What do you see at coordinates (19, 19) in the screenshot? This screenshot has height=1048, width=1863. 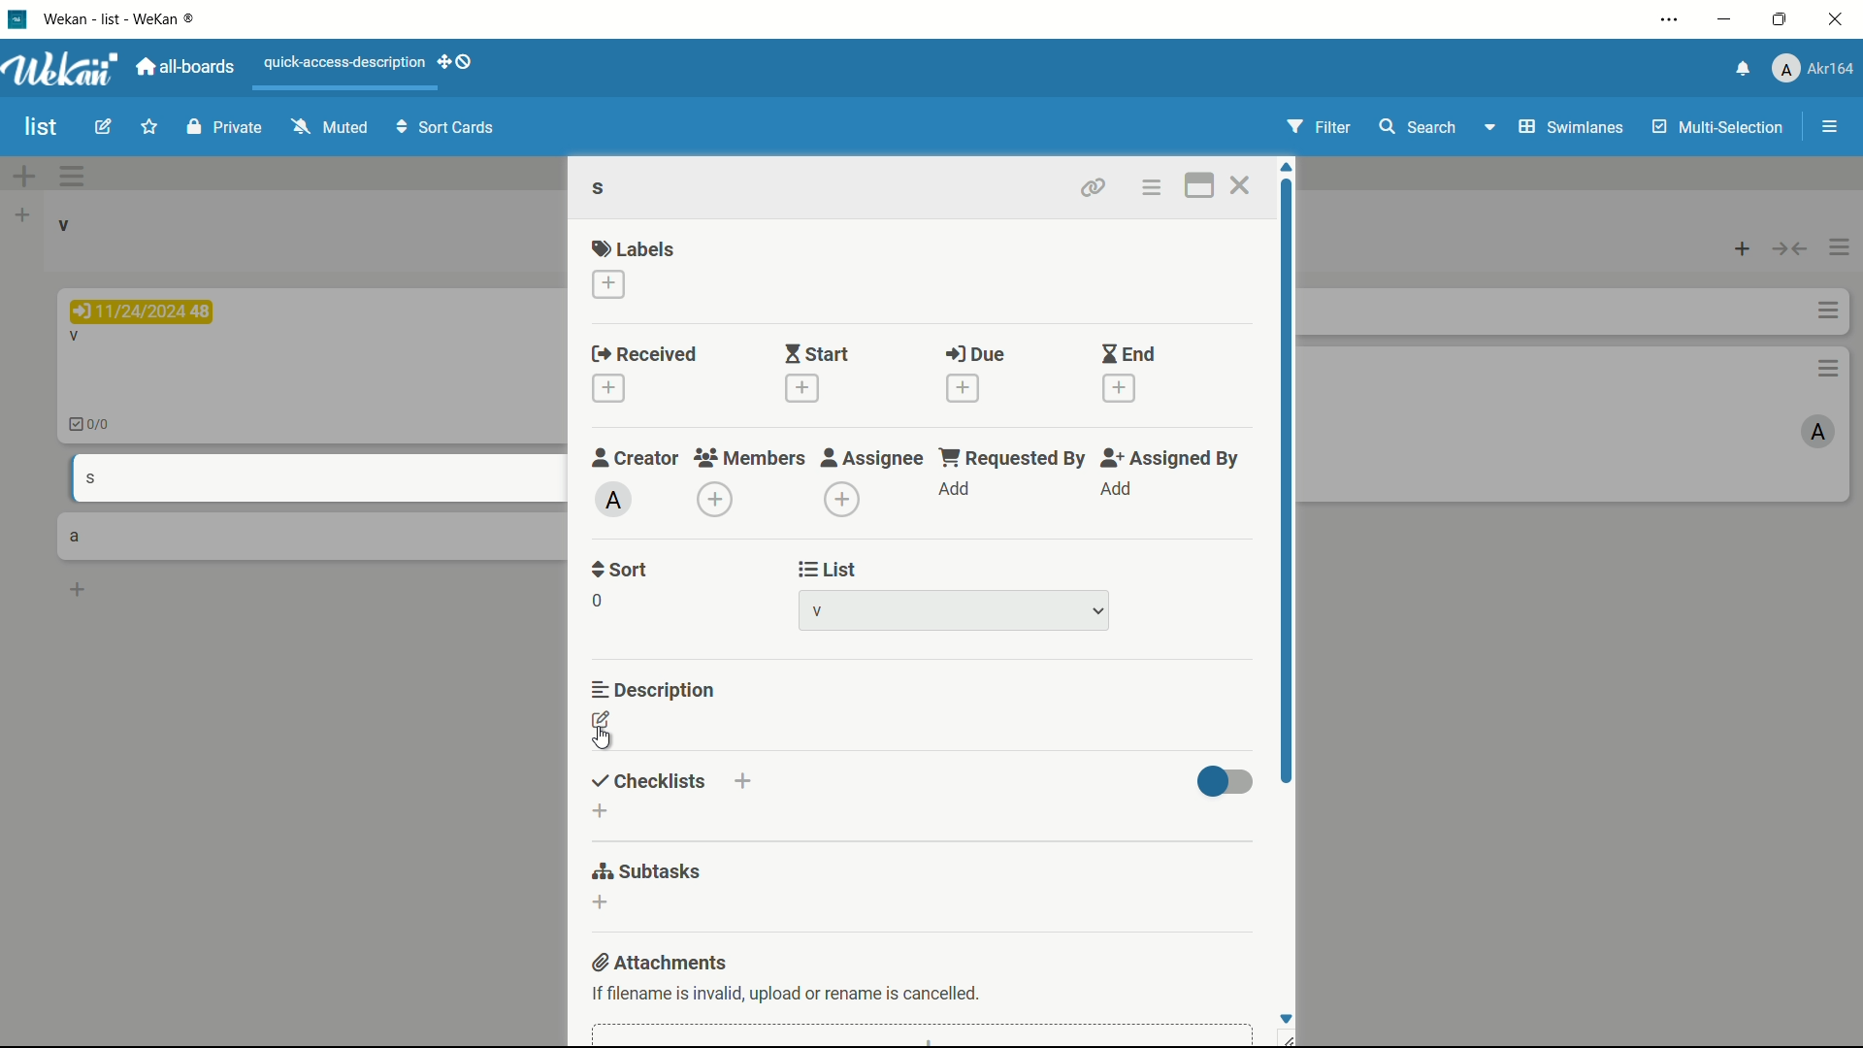 I see `app icon` at bounding box center [19, 19].